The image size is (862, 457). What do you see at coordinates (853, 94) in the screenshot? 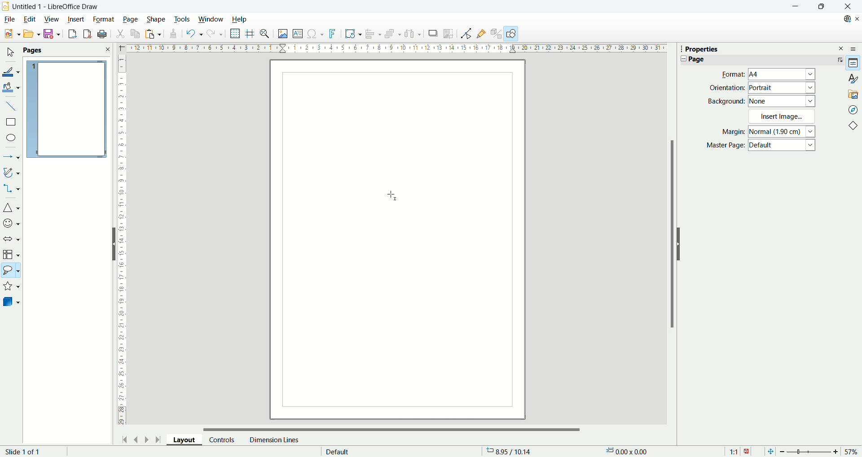
I see `Gallery` at bounding box center [853, 94].